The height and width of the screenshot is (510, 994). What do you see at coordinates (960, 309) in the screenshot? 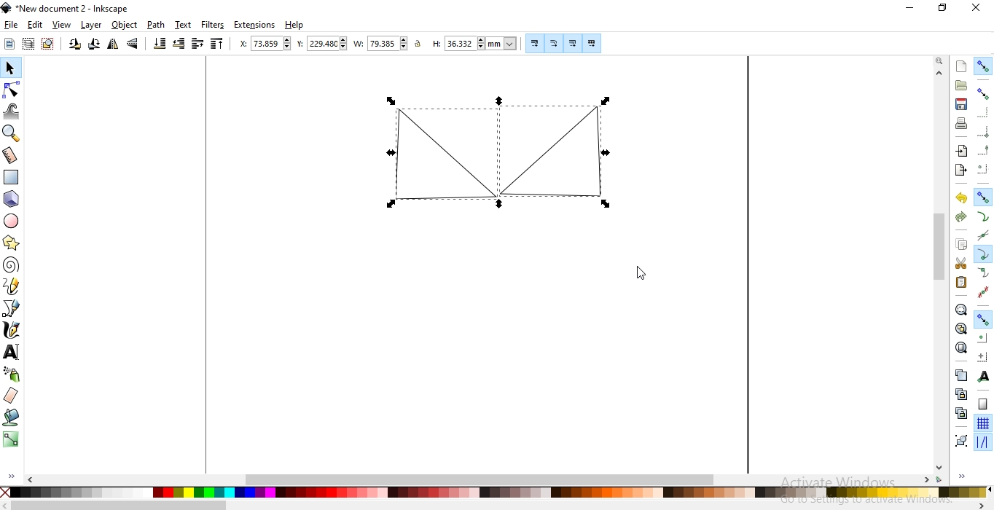
I see `zoom to fit selection` at bounding box center [960, 309].